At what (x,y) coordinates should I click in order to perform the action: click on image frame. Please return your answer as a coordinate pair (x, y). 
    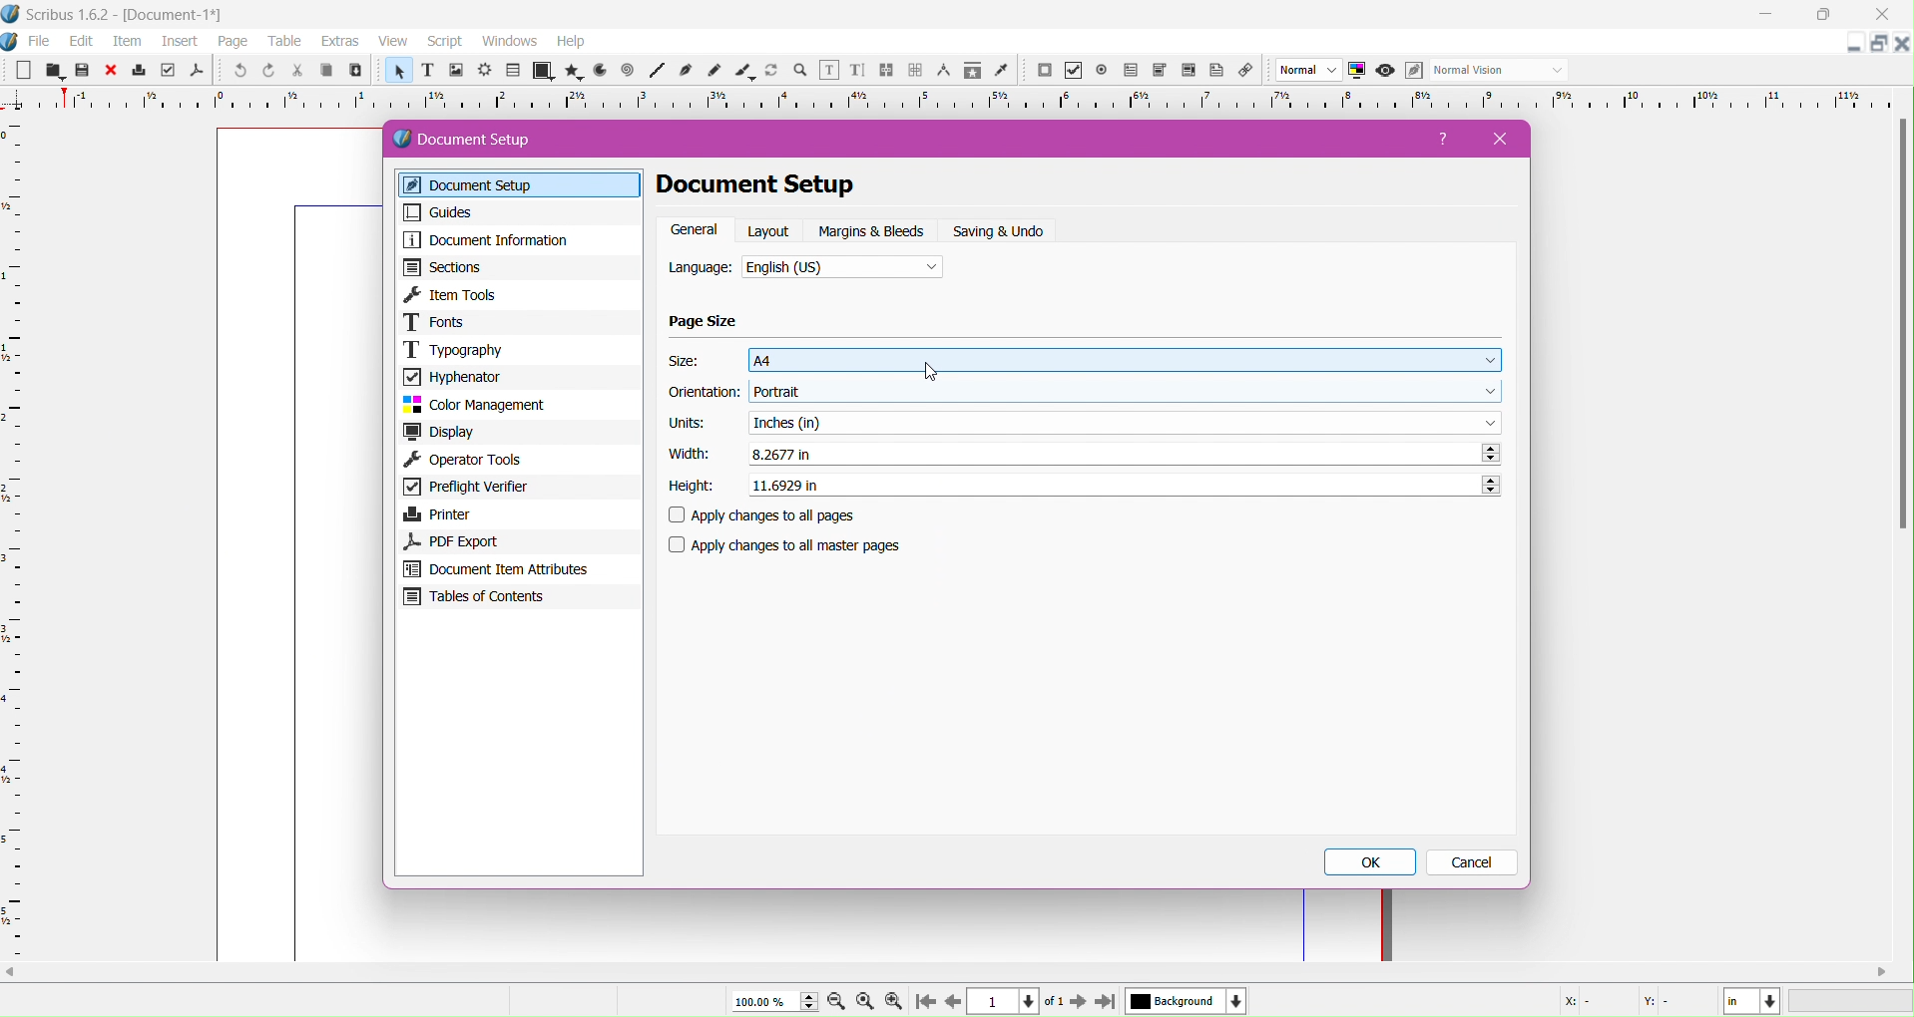
    Looking at the image, I should click on (455, 72).